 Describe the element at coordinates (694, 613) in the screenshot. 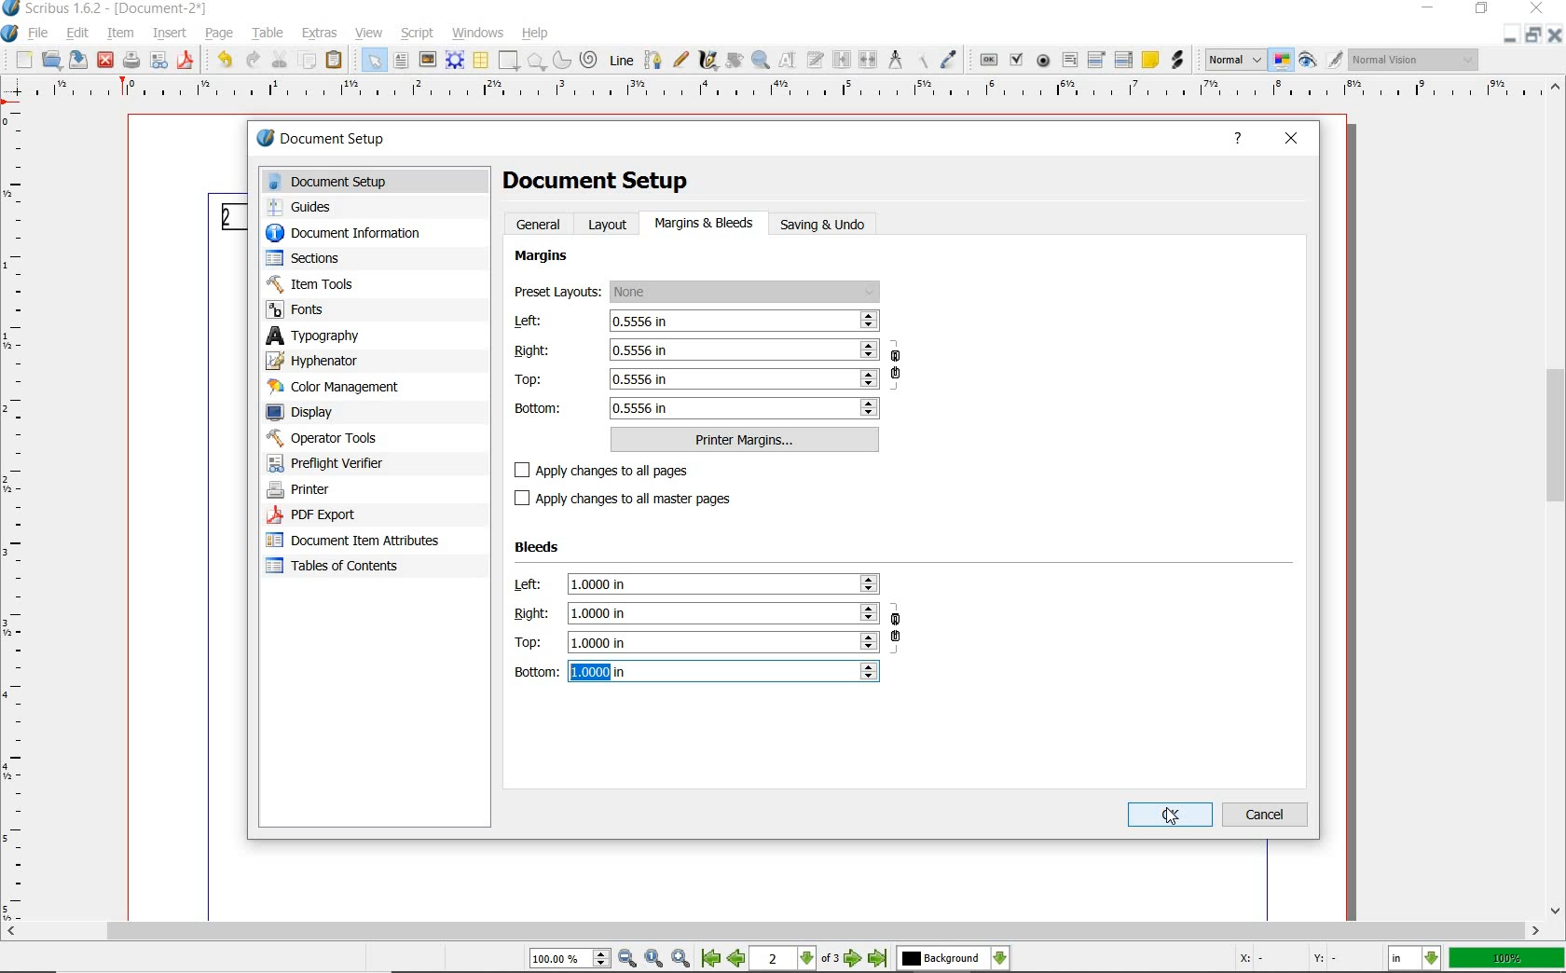

I see `Right: 1.0000 in` at that location.